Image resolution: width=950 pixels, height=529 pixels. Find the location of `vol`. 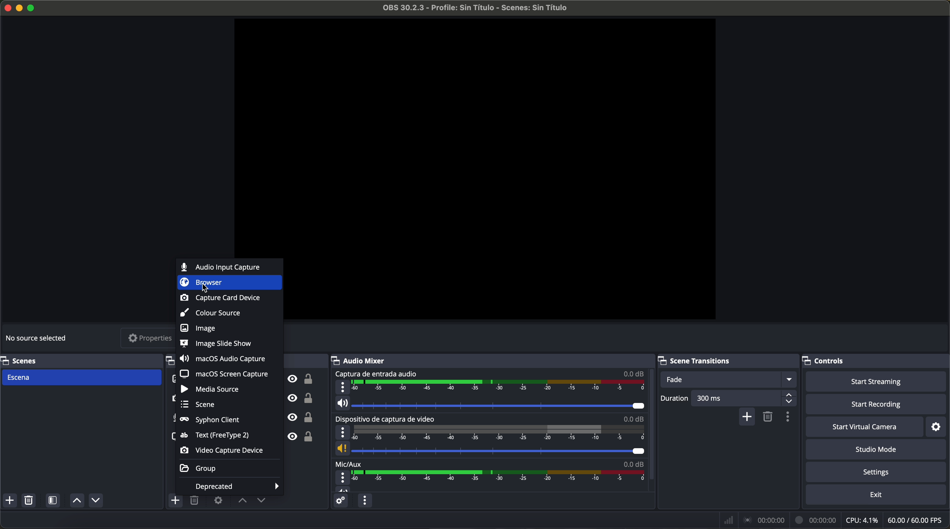

vol is located at coordinates (493, 404).